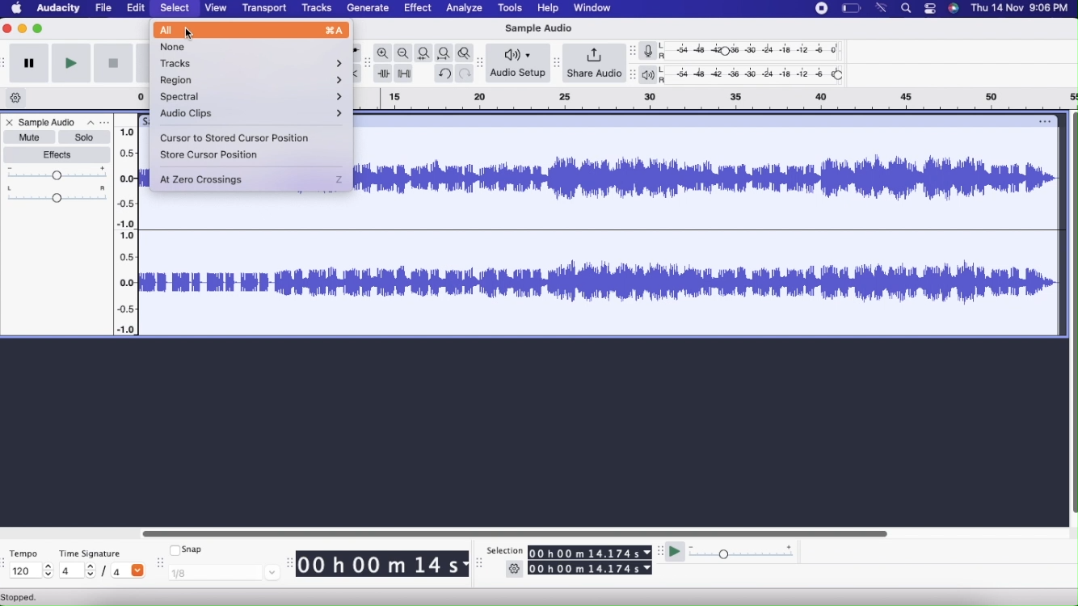  I want to click on Generate, so click(368, 9).